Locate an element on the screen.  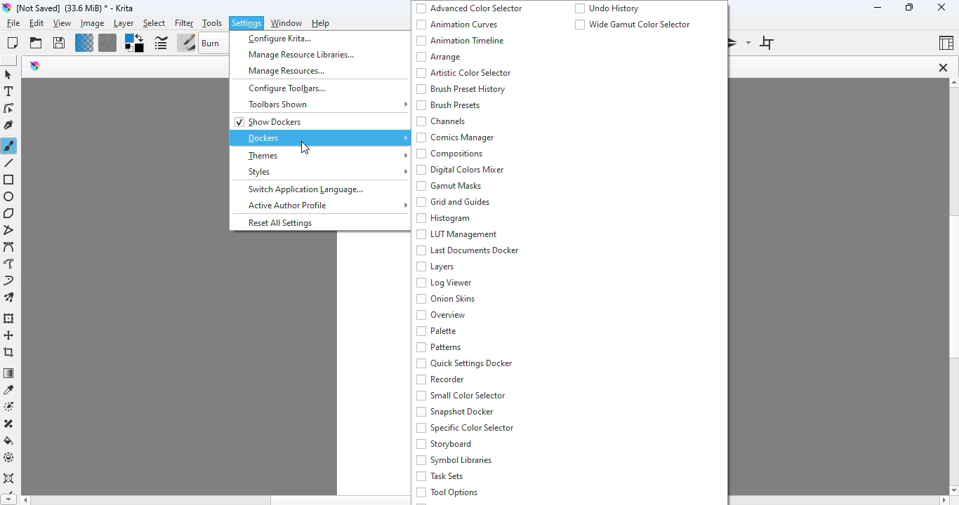
tool options is located at coordinates (447, 492).